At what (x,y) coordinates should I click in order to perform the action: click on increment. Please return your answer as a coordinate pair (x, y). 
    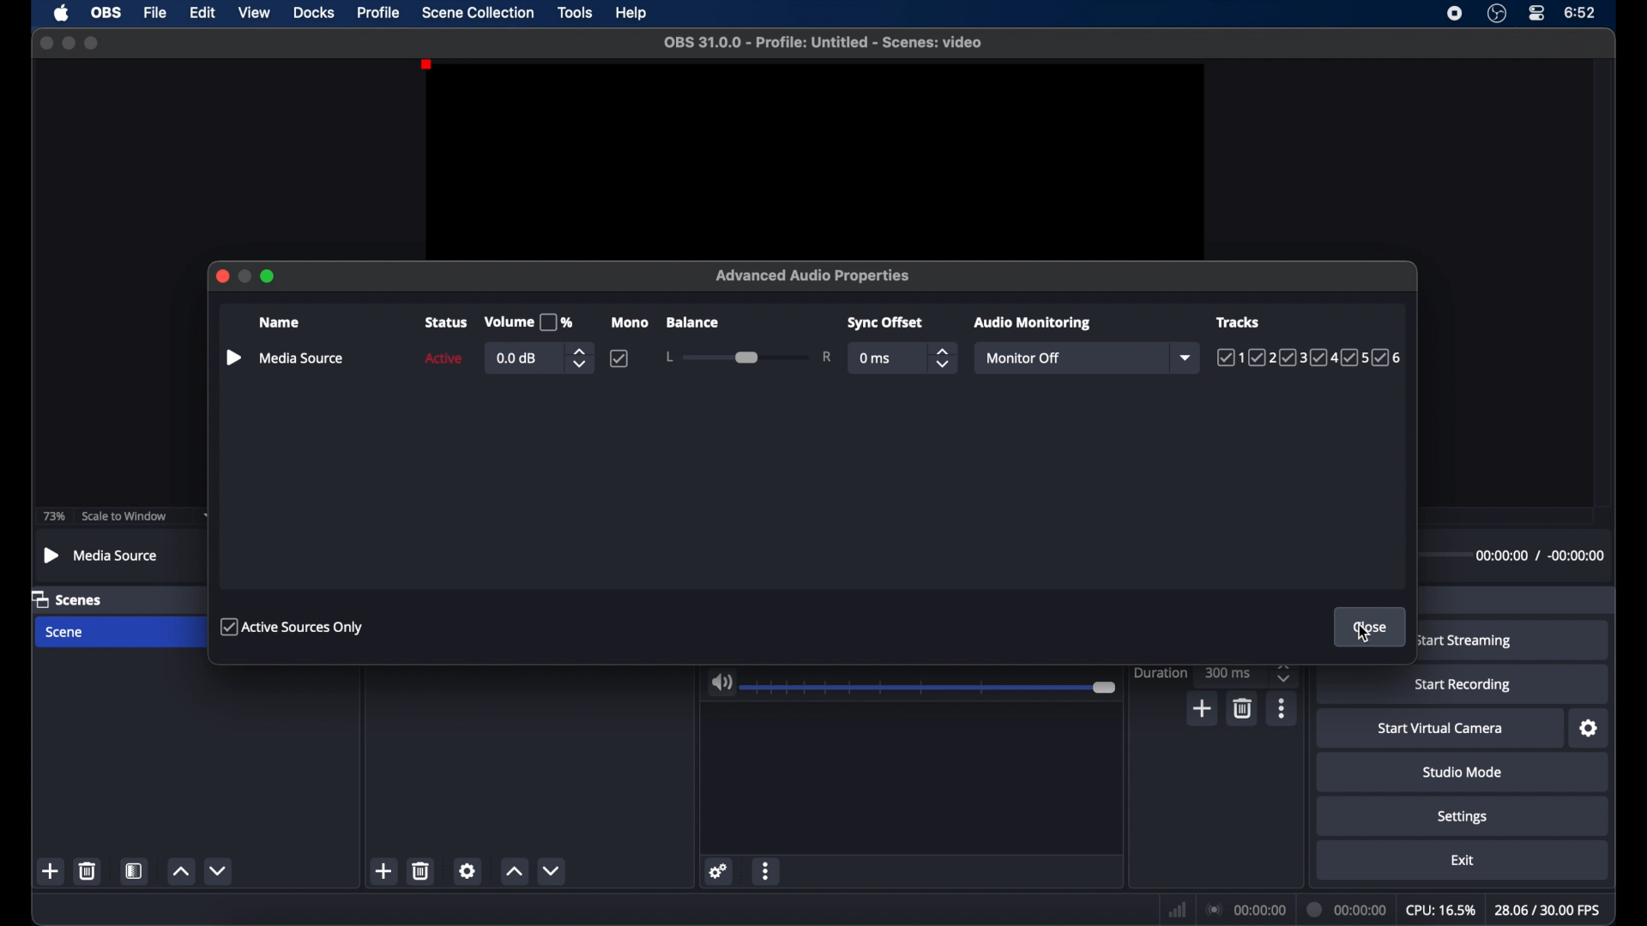
    Looking at the image, I should click on (179, 870).